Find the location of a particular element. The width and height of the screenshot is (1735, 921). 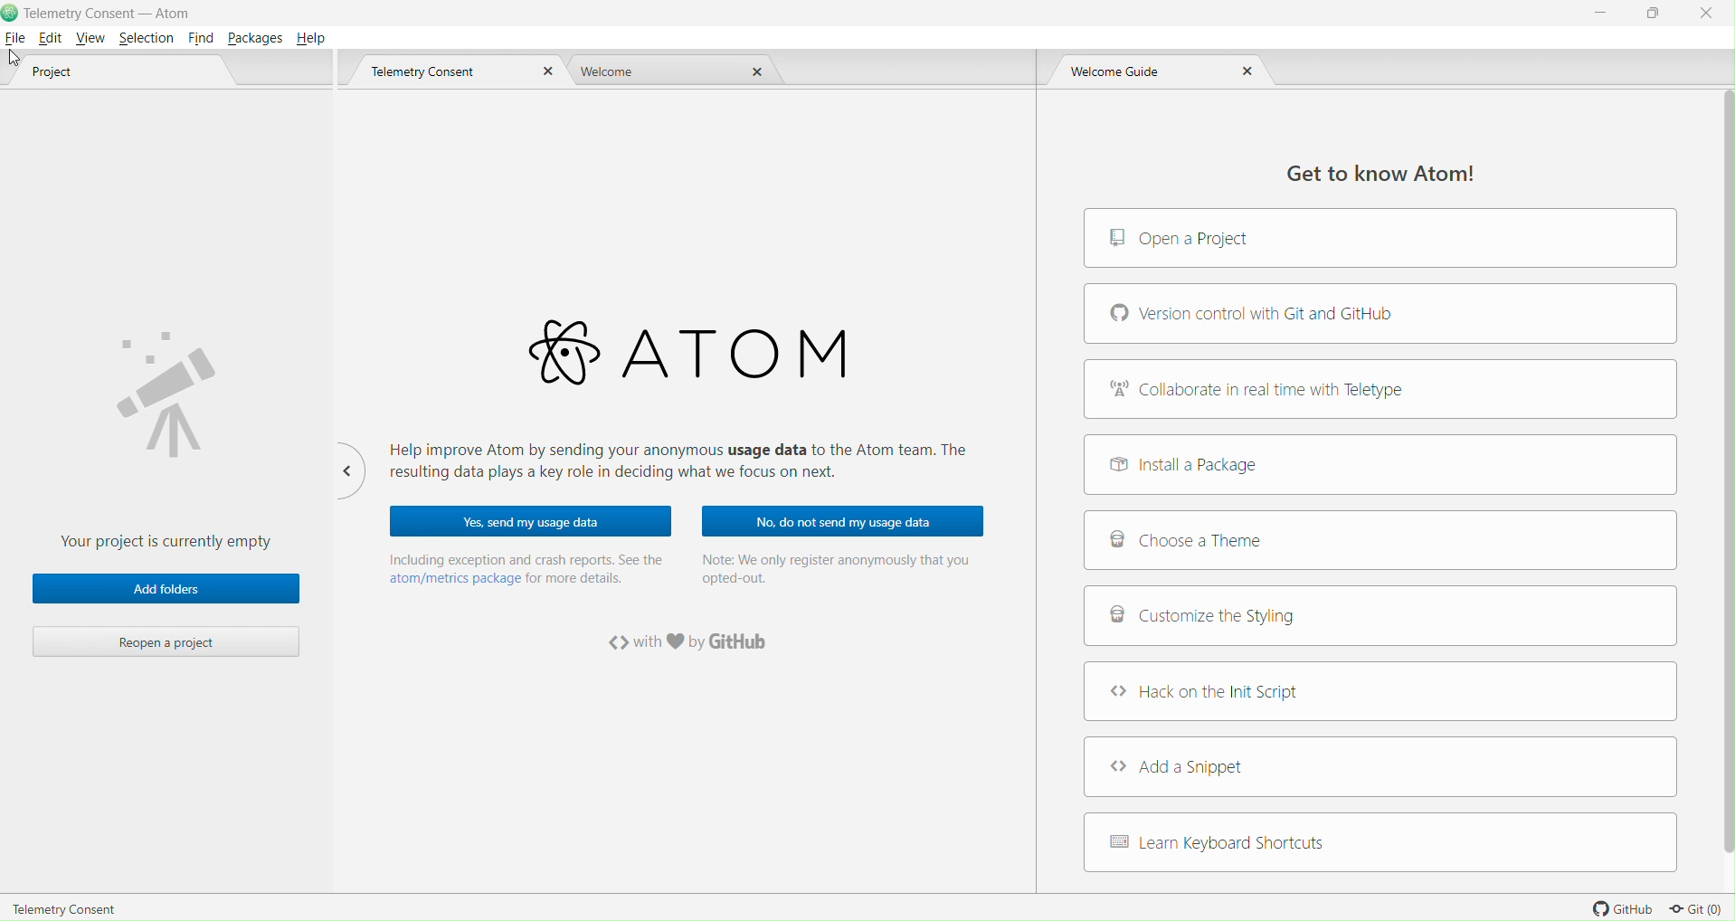

Reopen a project is located at coordinates (168, 641).